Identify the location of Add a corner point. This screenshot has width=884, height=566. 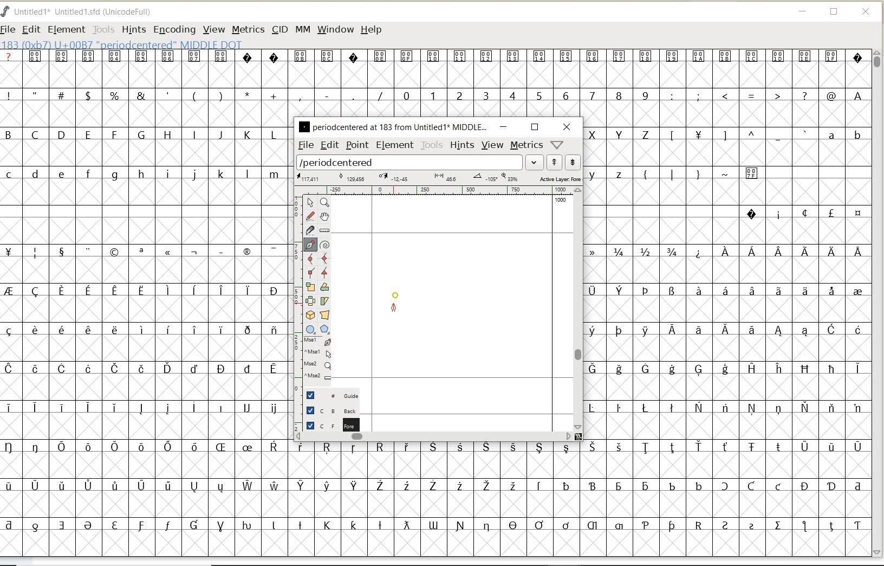
(324, 272).